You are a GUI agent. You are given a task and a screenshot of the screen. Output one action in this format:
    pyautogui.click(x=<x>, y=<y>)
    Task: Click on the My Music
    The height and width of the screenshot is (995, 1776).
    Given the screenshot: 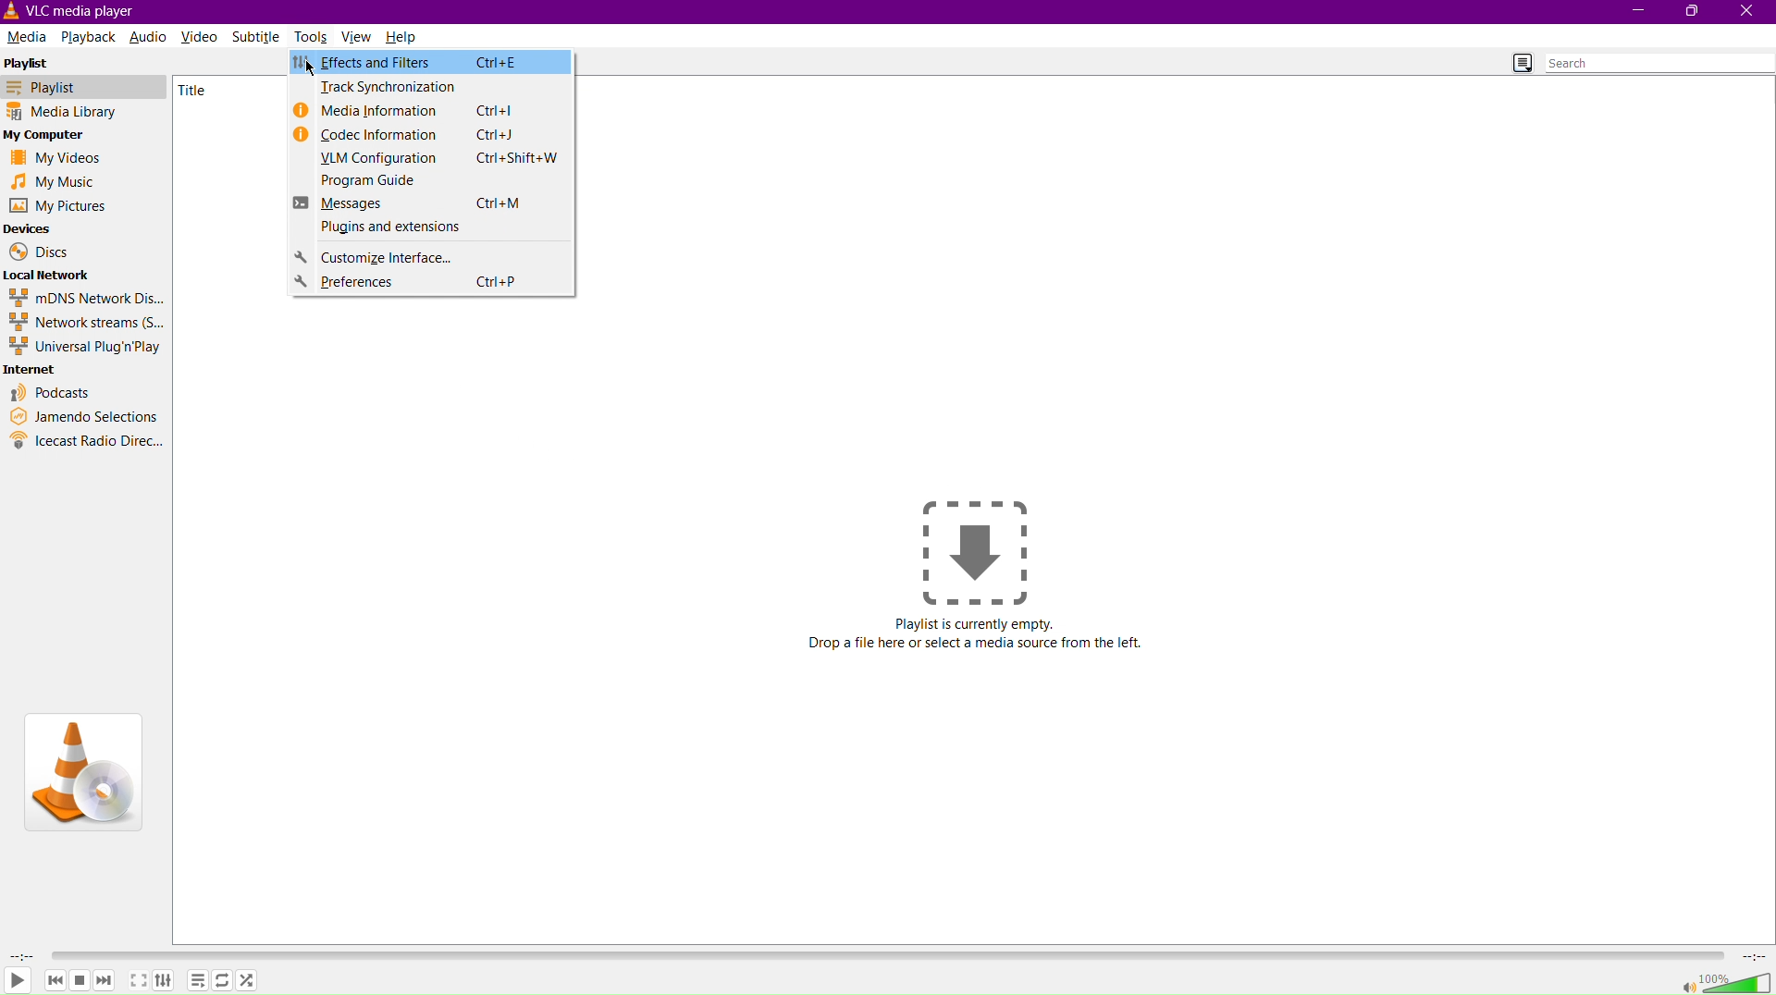 What is the action you would take?
    pyautogui.click(x=55, y=183)
    